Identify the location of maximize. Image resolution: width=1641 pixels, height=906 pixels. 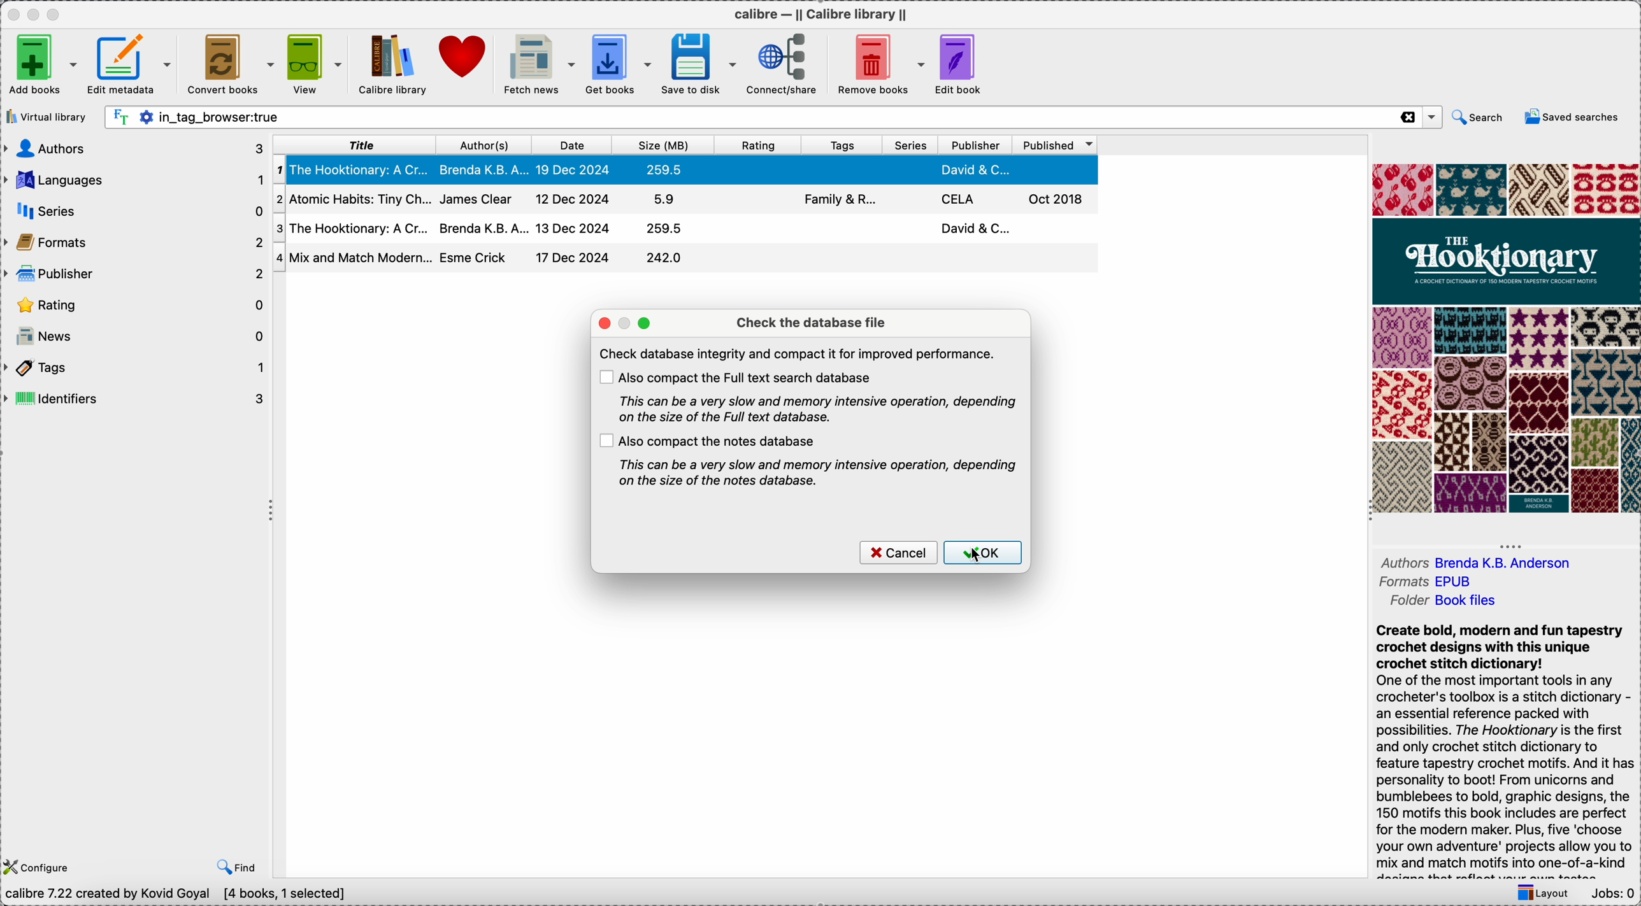
(648, 322).